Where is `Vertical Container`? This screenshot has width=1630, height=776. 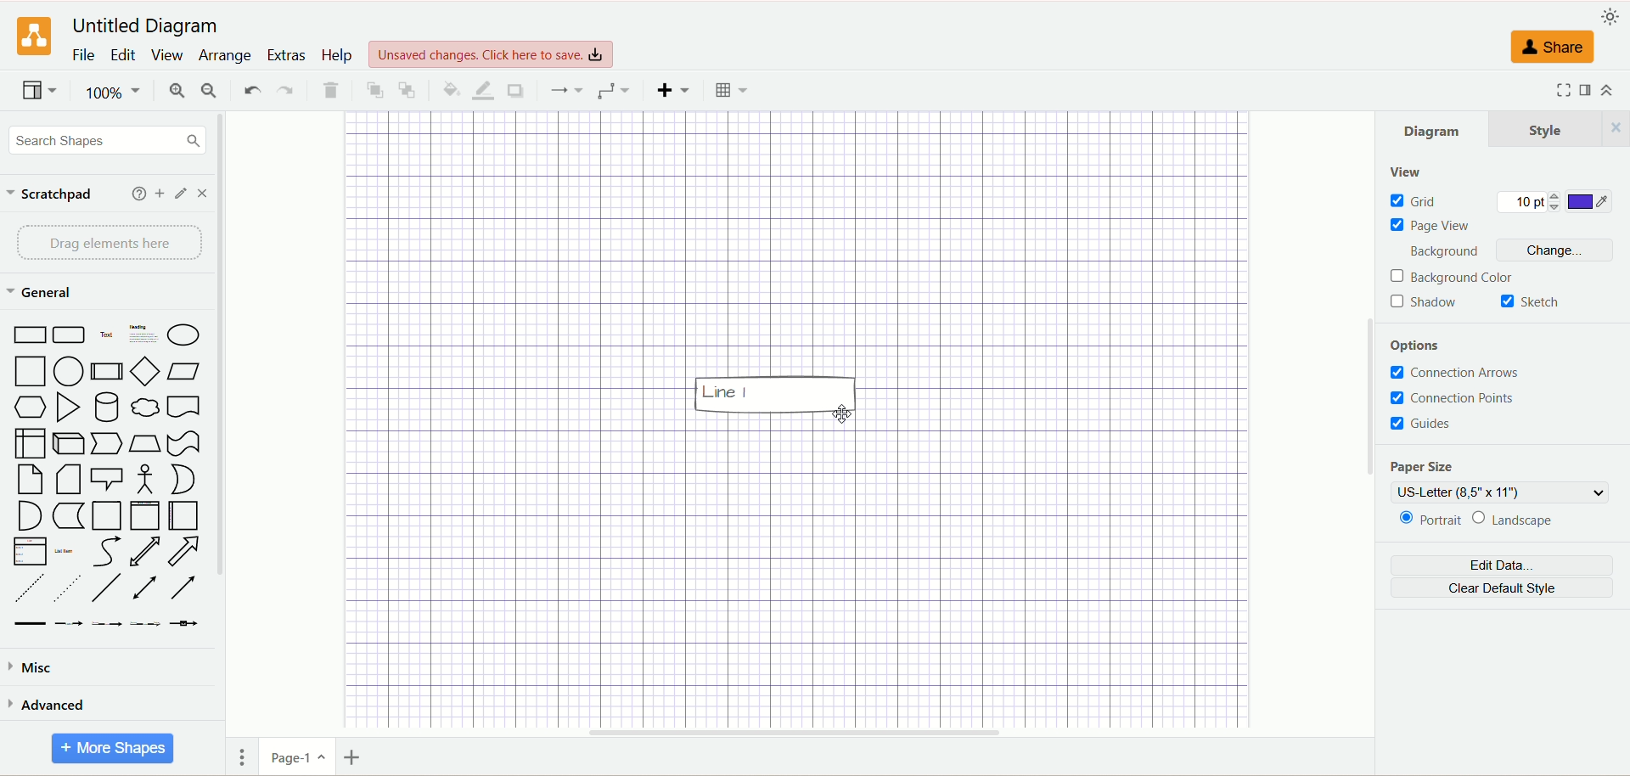 Vertical Container is located at coordinates (145, 516).